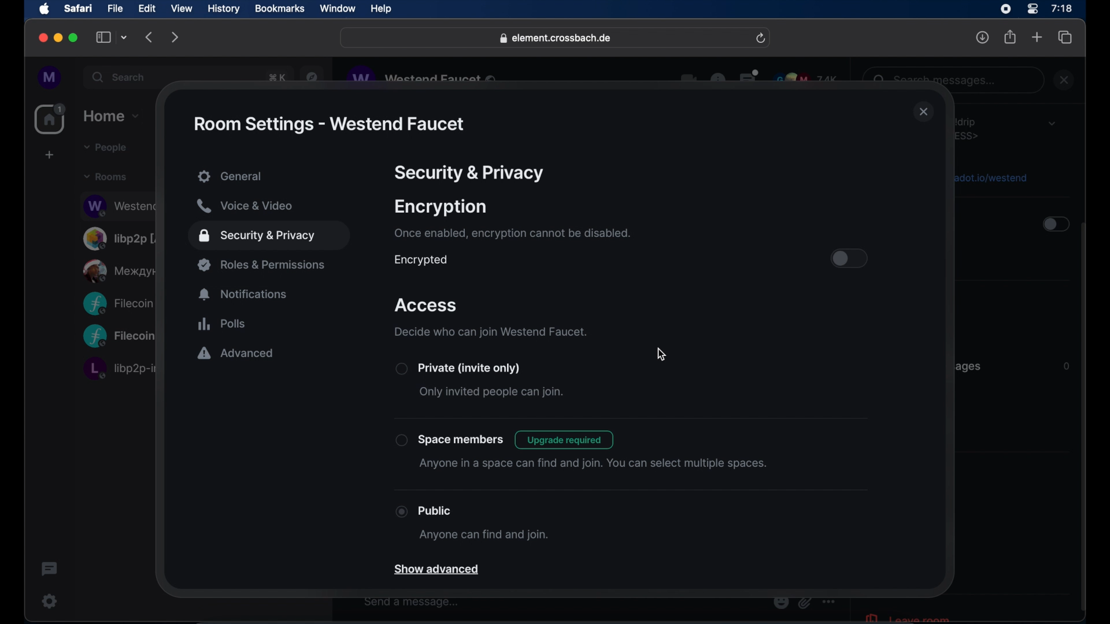 The width and height of the screenshot is (1110, 624). What do you see at coordinates (338, 9) in the screenshot?
I see `window` at bounding box center [338, 9].